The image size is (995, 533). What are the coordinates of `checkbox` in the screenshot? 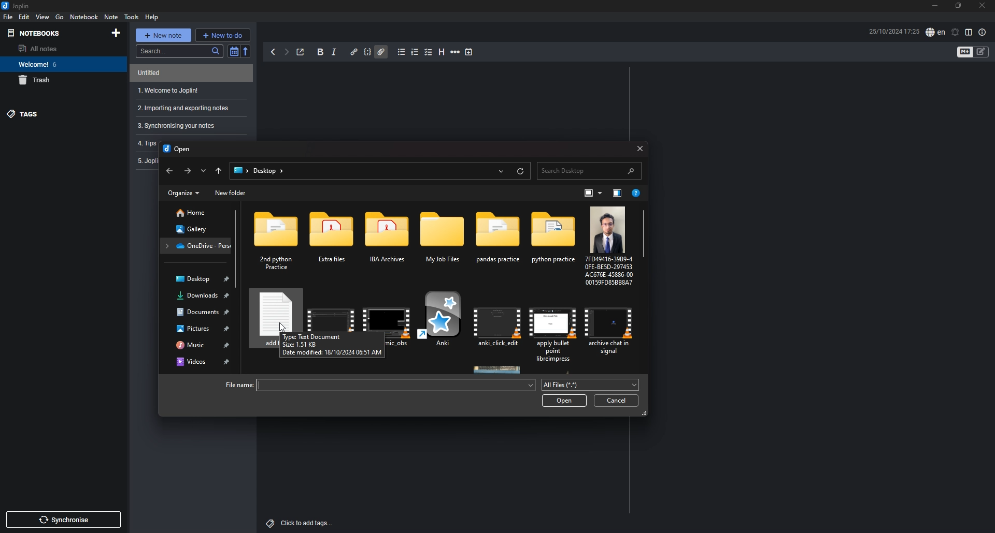 It's located at (429, 52).